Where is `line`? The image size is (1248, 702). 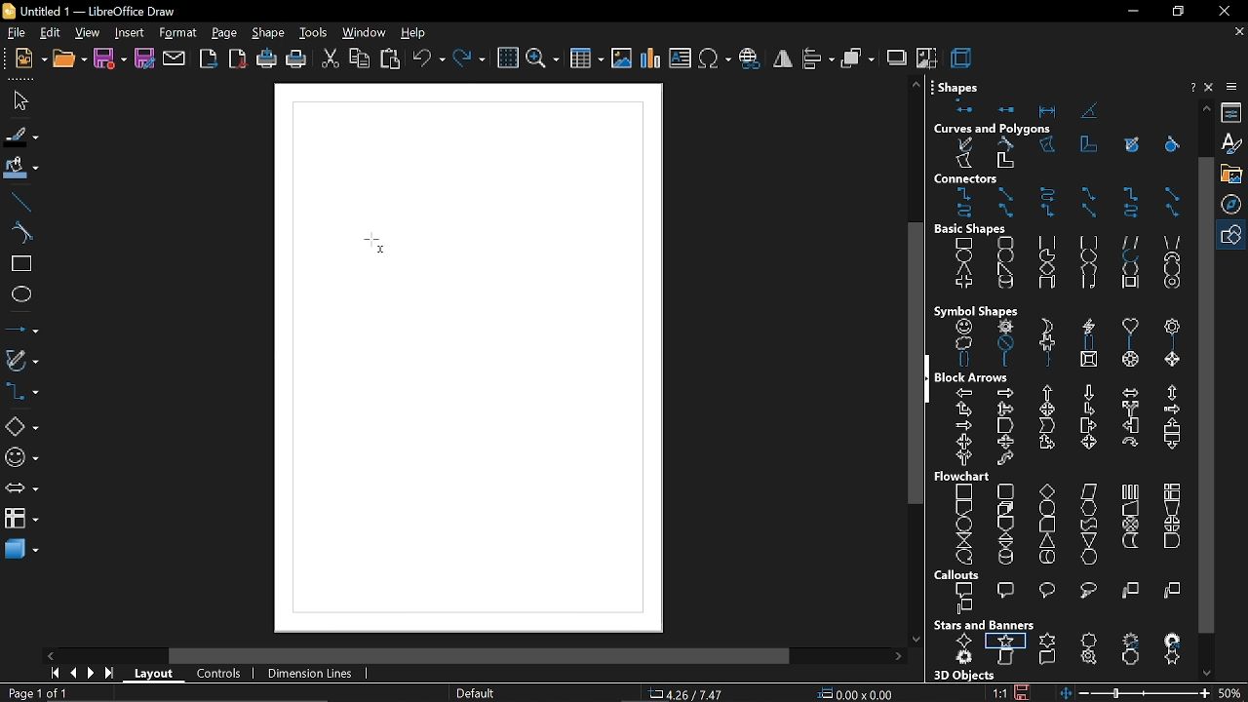
line is located at coordinates (20, 201).